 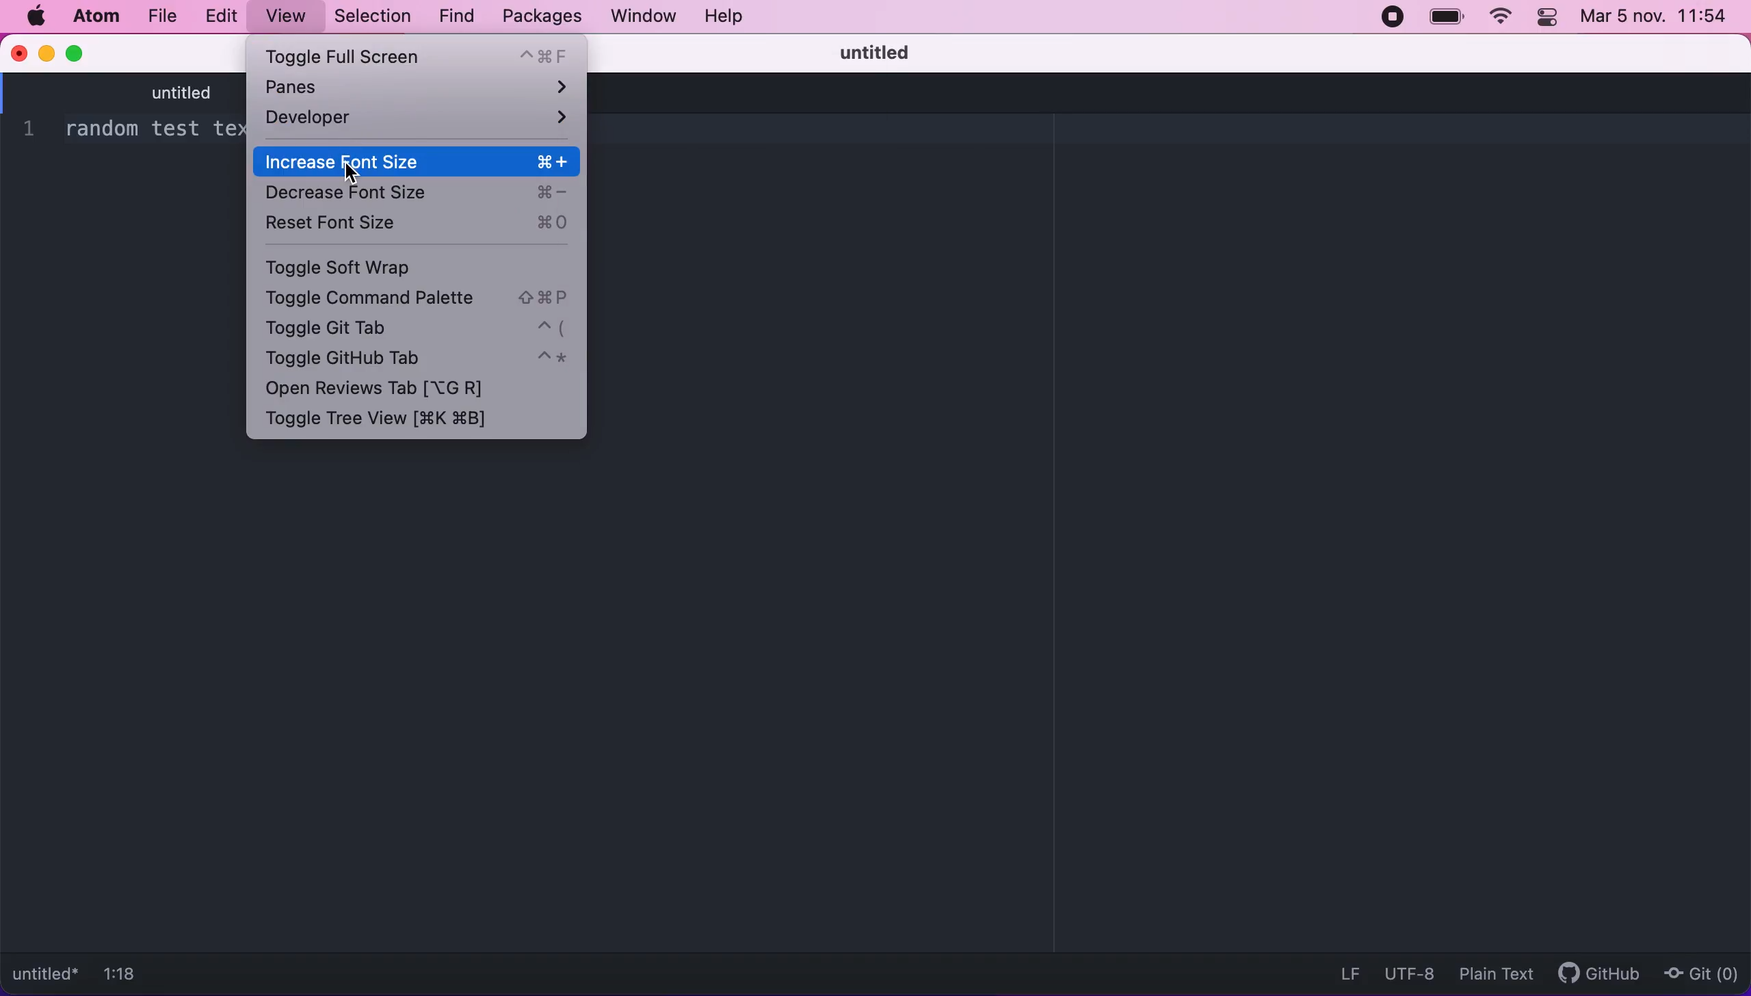 I want to click on minimize, so click(x=45, y=52).